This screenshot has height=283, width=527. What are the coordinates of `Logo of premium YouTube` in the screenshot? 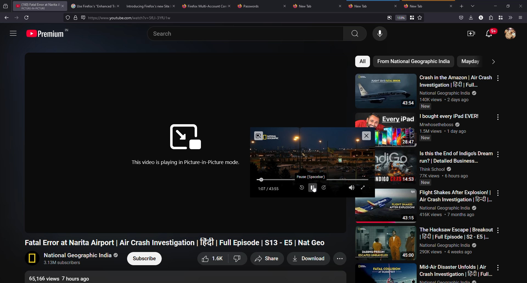 It's located at (48, 33).